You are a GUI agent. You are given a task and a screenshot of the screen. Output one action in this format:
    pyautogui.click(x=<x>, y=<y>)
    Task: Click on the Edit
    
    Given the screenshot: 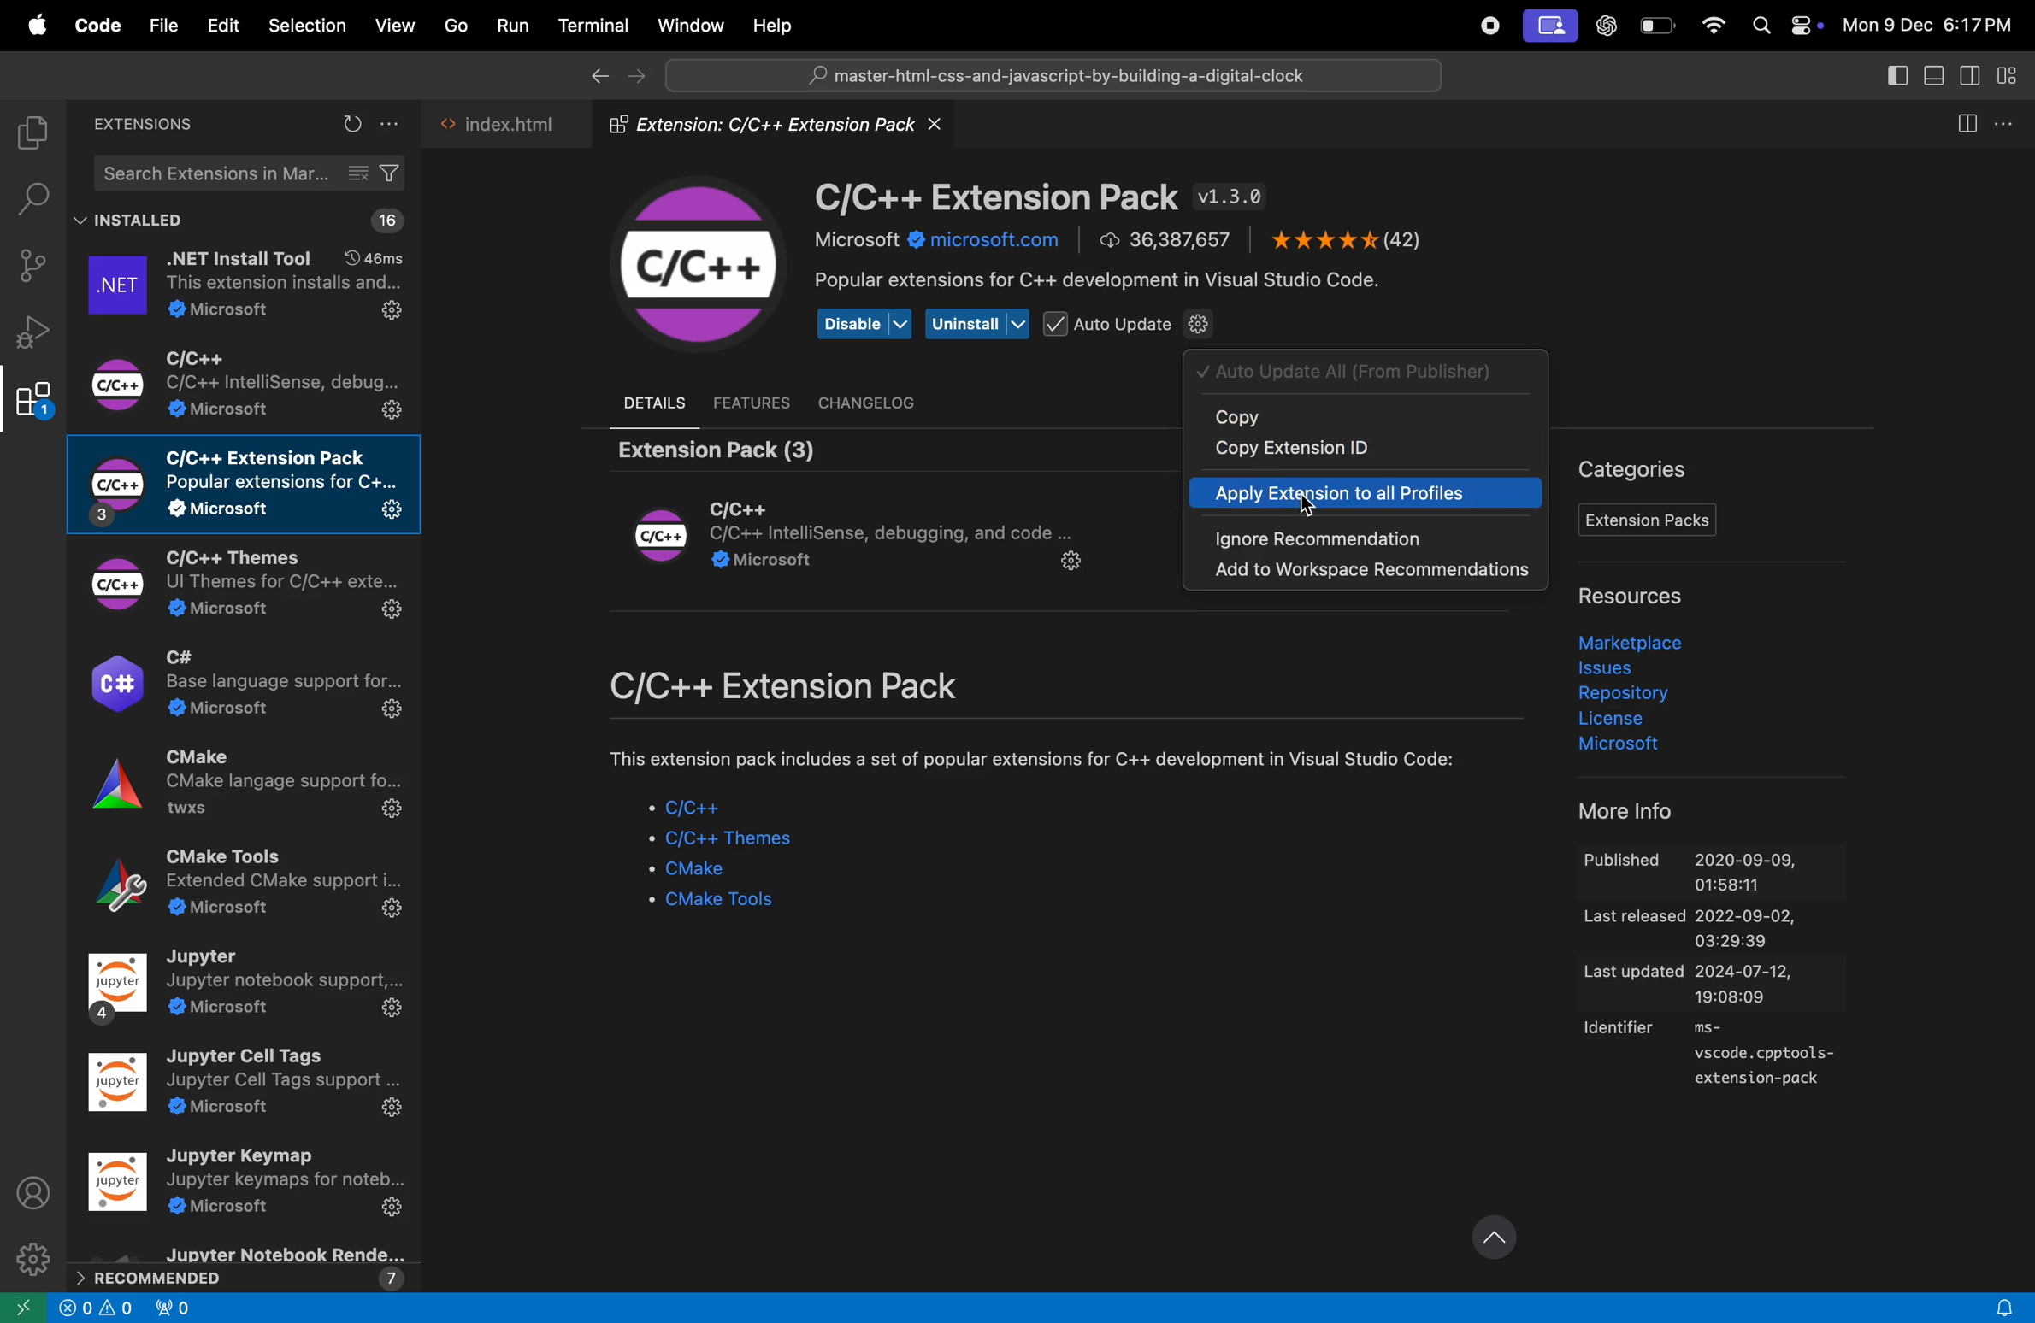 What is the action you would take?
    pyautogui.click(x=218, y=26)
    